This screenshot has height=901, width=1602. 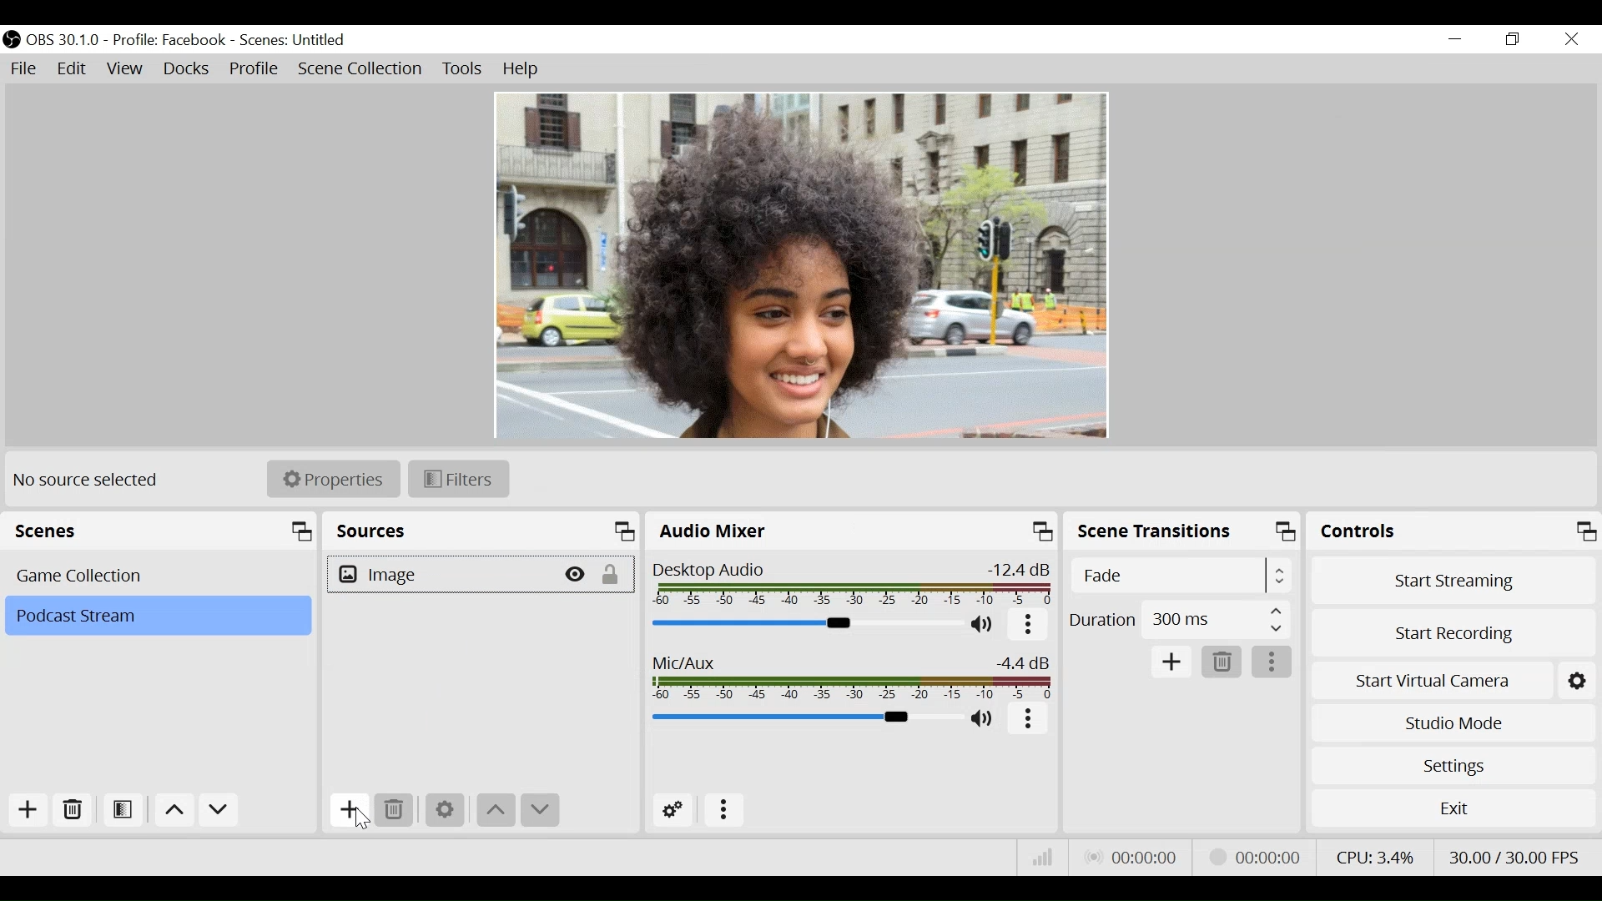 I want to click on Bitrate, so click(x=1043, y=858).